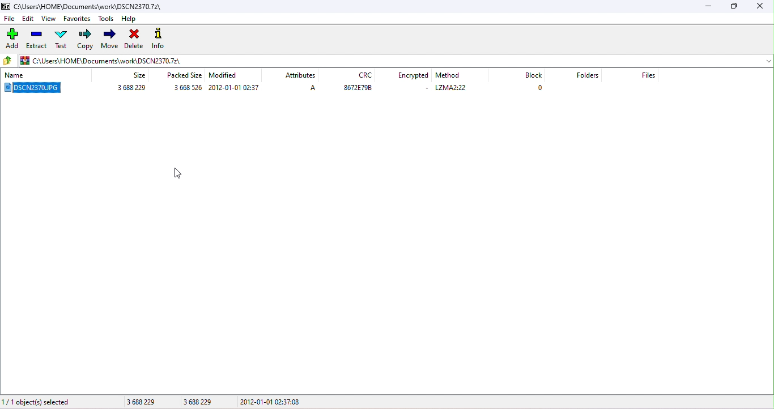  I want to click on edit, so click(28, 19).